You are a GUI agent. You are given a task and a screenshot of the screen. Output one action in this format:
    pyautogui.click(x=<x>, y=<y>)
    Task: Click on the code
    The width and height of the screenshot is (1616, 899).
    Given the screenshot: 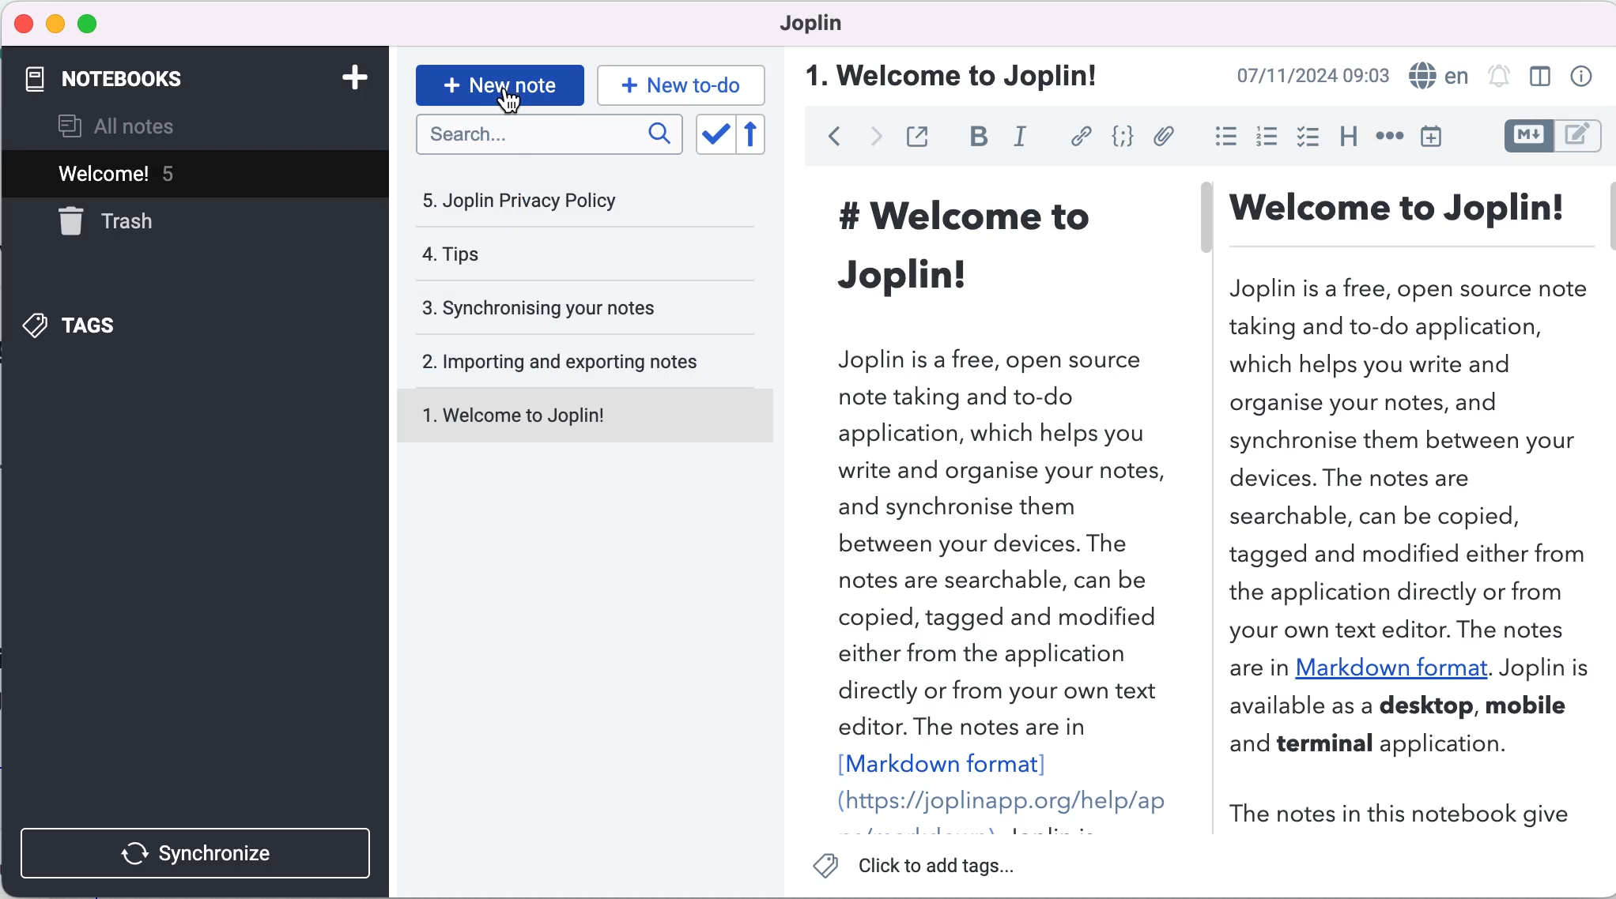 What is the action you would take?
    pyautogui.click(x=1123, y=137)
    